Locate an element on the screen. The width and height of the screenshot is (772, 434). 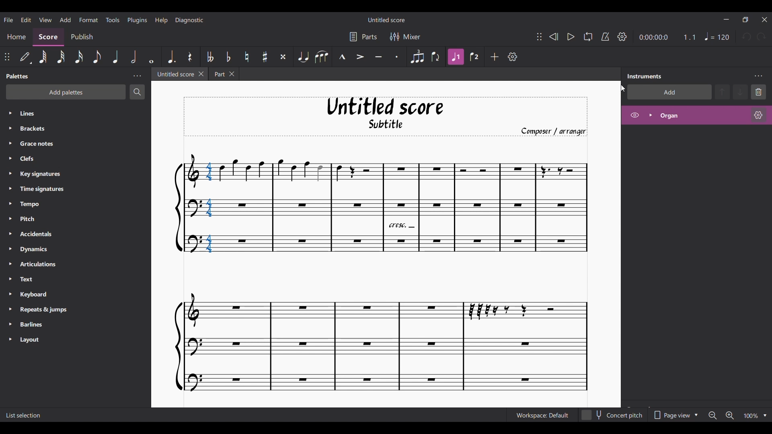
Tempo is located at coordinates (717, 36).